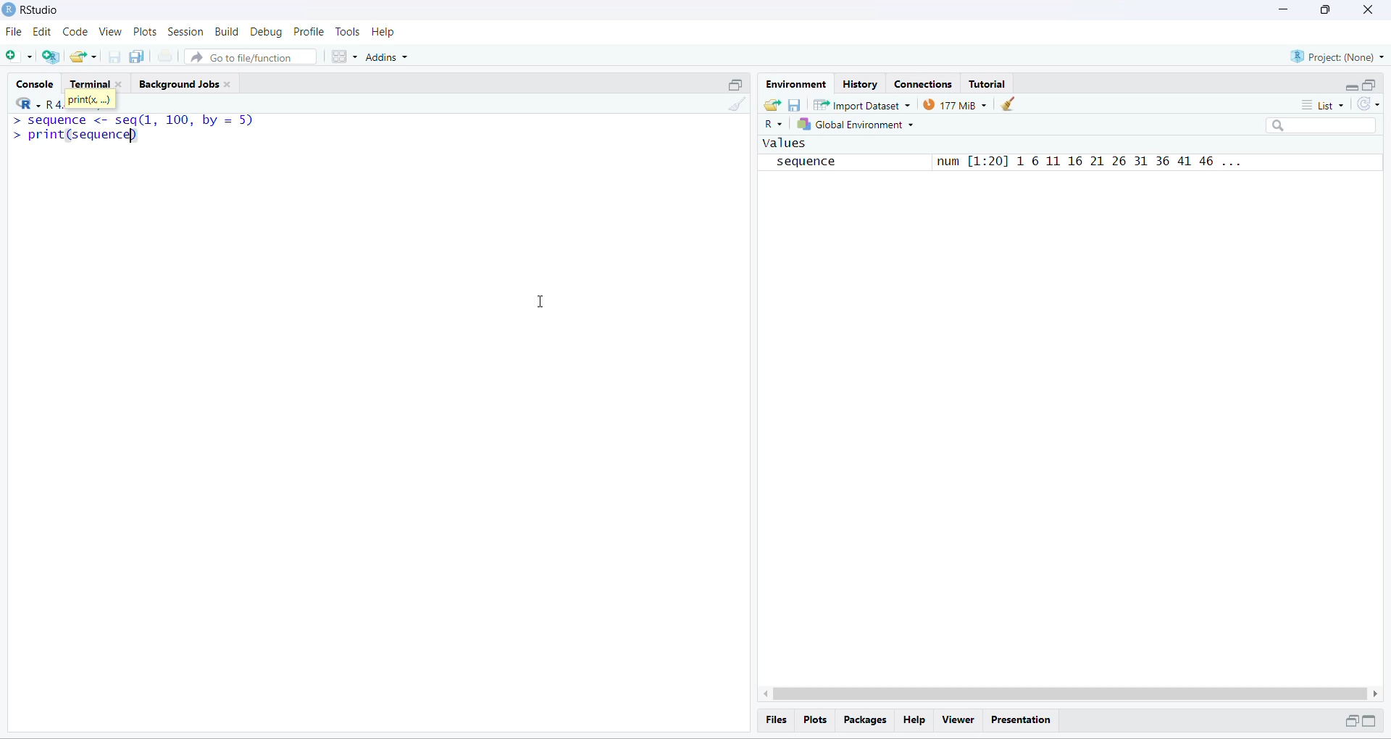  Describe the element at coordinates (268, 32) in the screenshot. I see `debug` at that location.